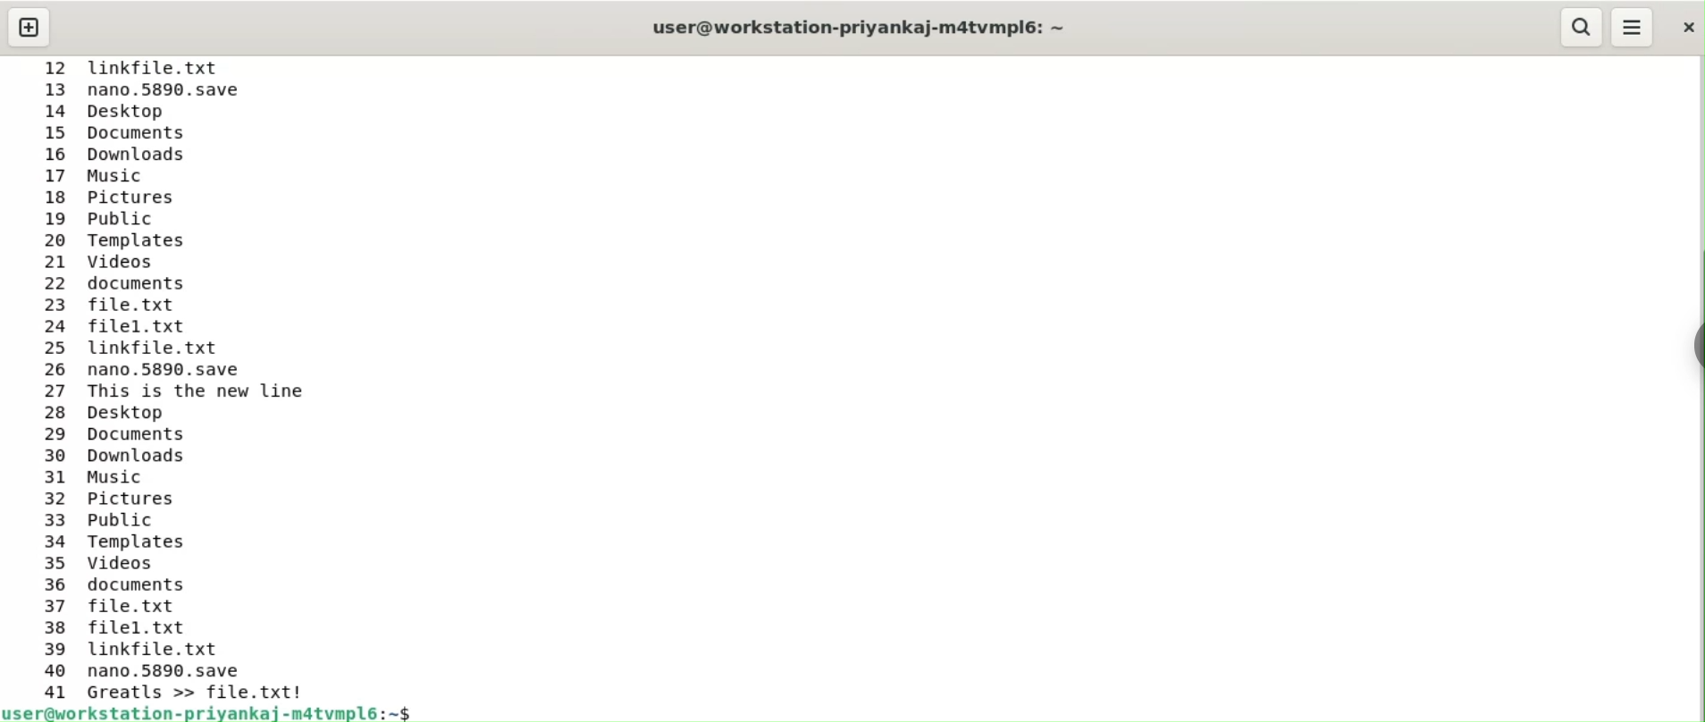  I want to click on close, so click(1683, 29).